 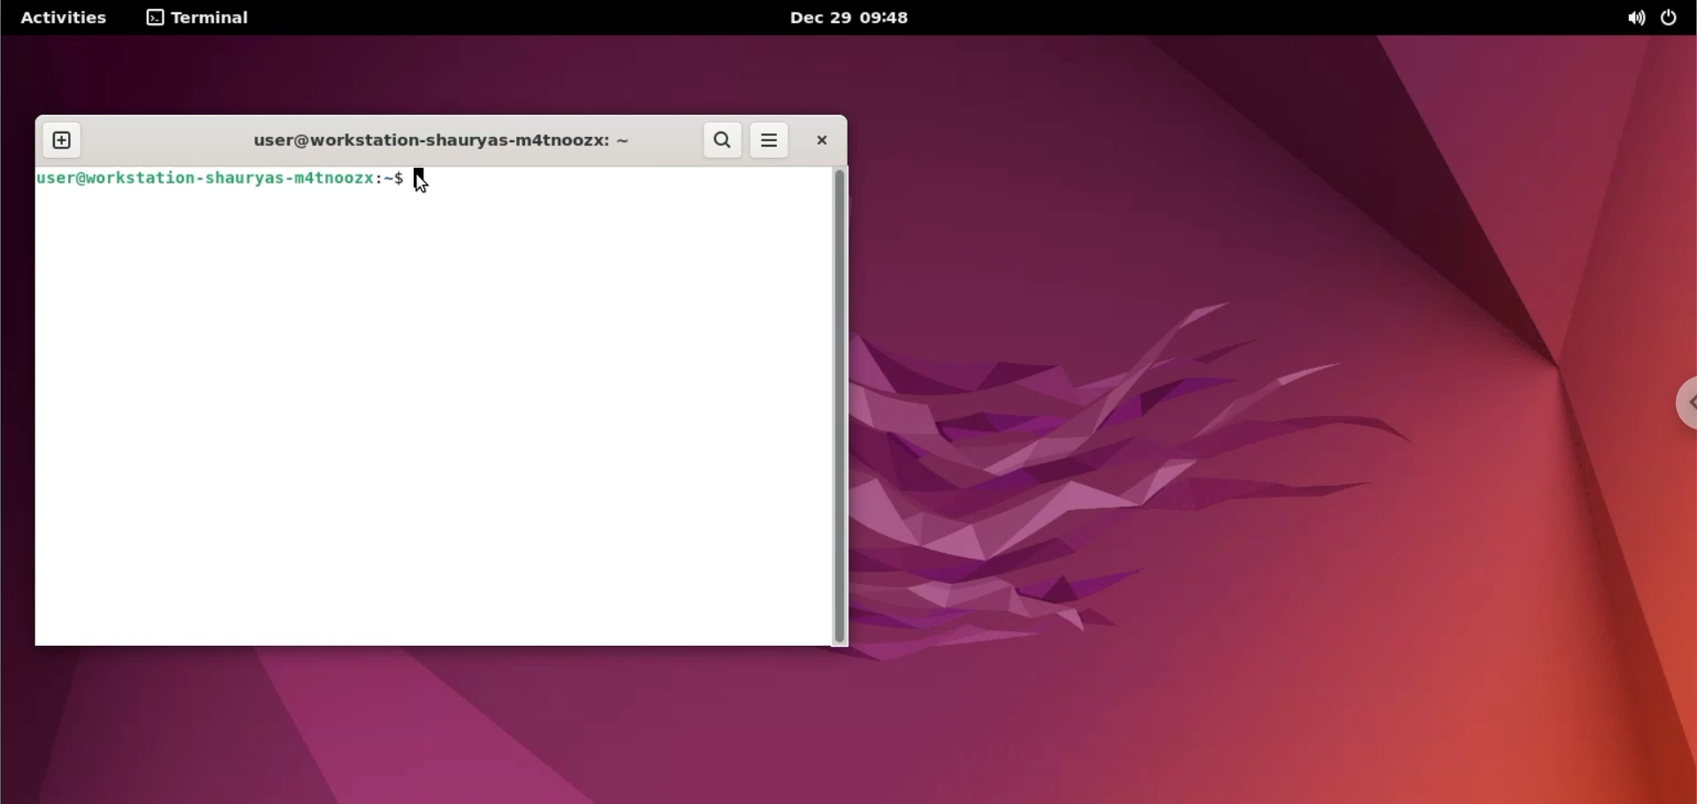 I want to click on user@workstation-shauryas-m4tnoozx:-$, so click(x=220, y=178).